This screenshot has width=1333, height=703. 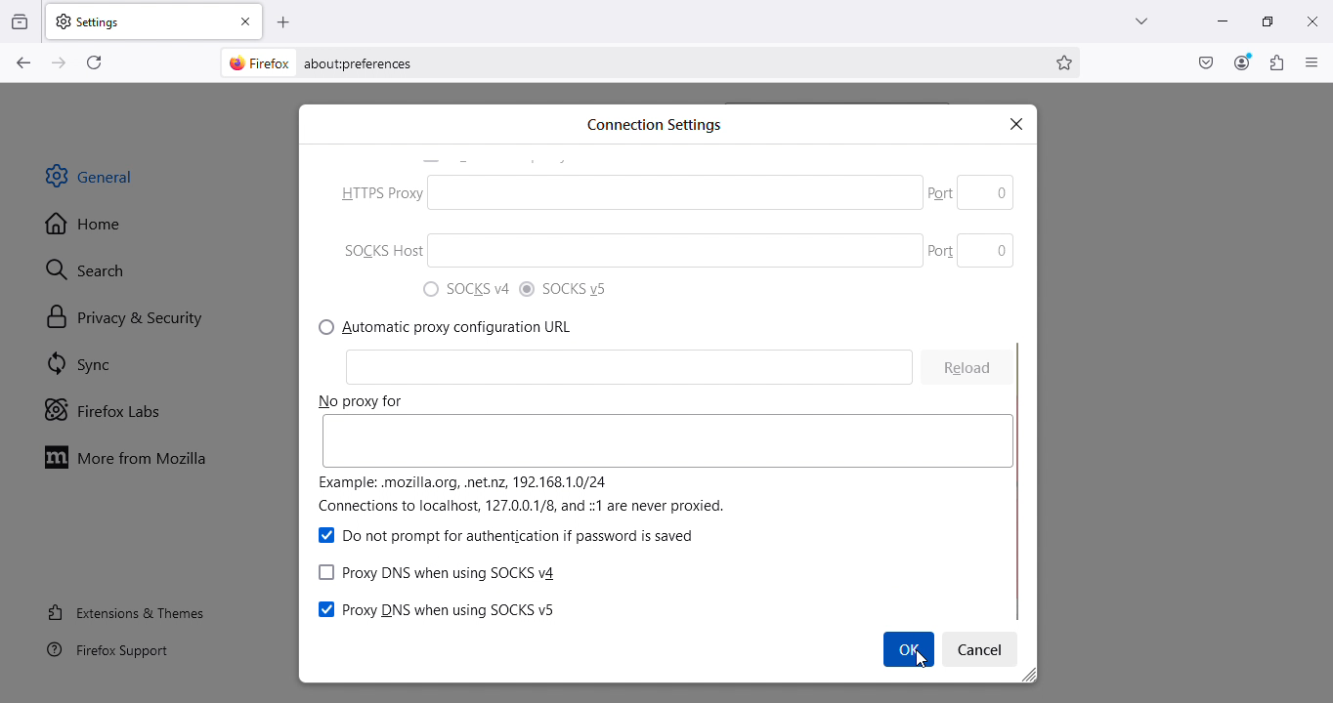 I want to click on 7) Manual proxy configuration, so click(x=451, y=327).